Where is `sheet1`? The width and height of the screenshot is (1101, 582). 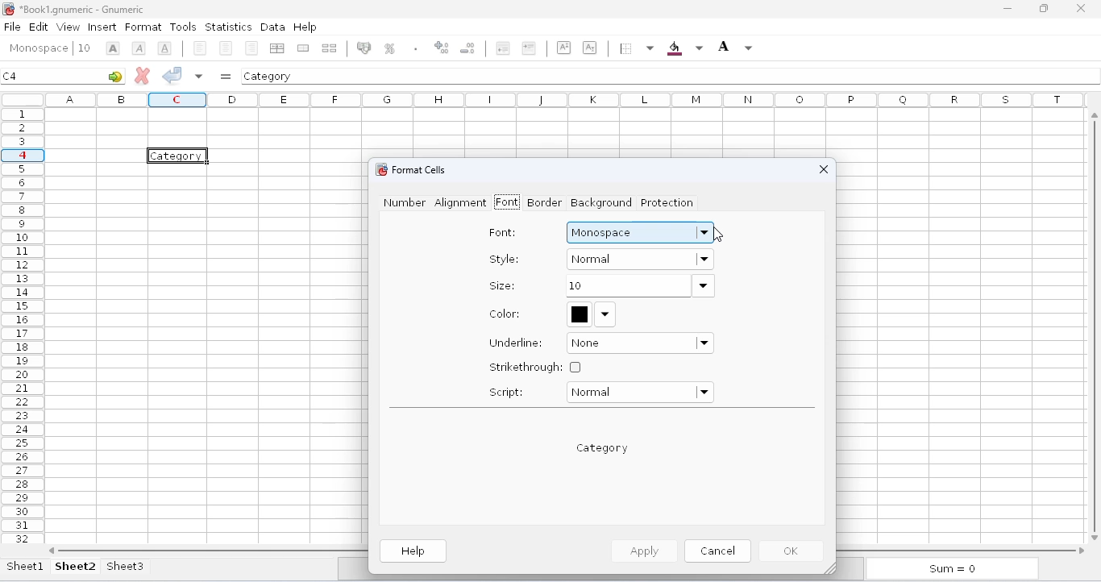
sheet1 is located at coordinates (26, 566).